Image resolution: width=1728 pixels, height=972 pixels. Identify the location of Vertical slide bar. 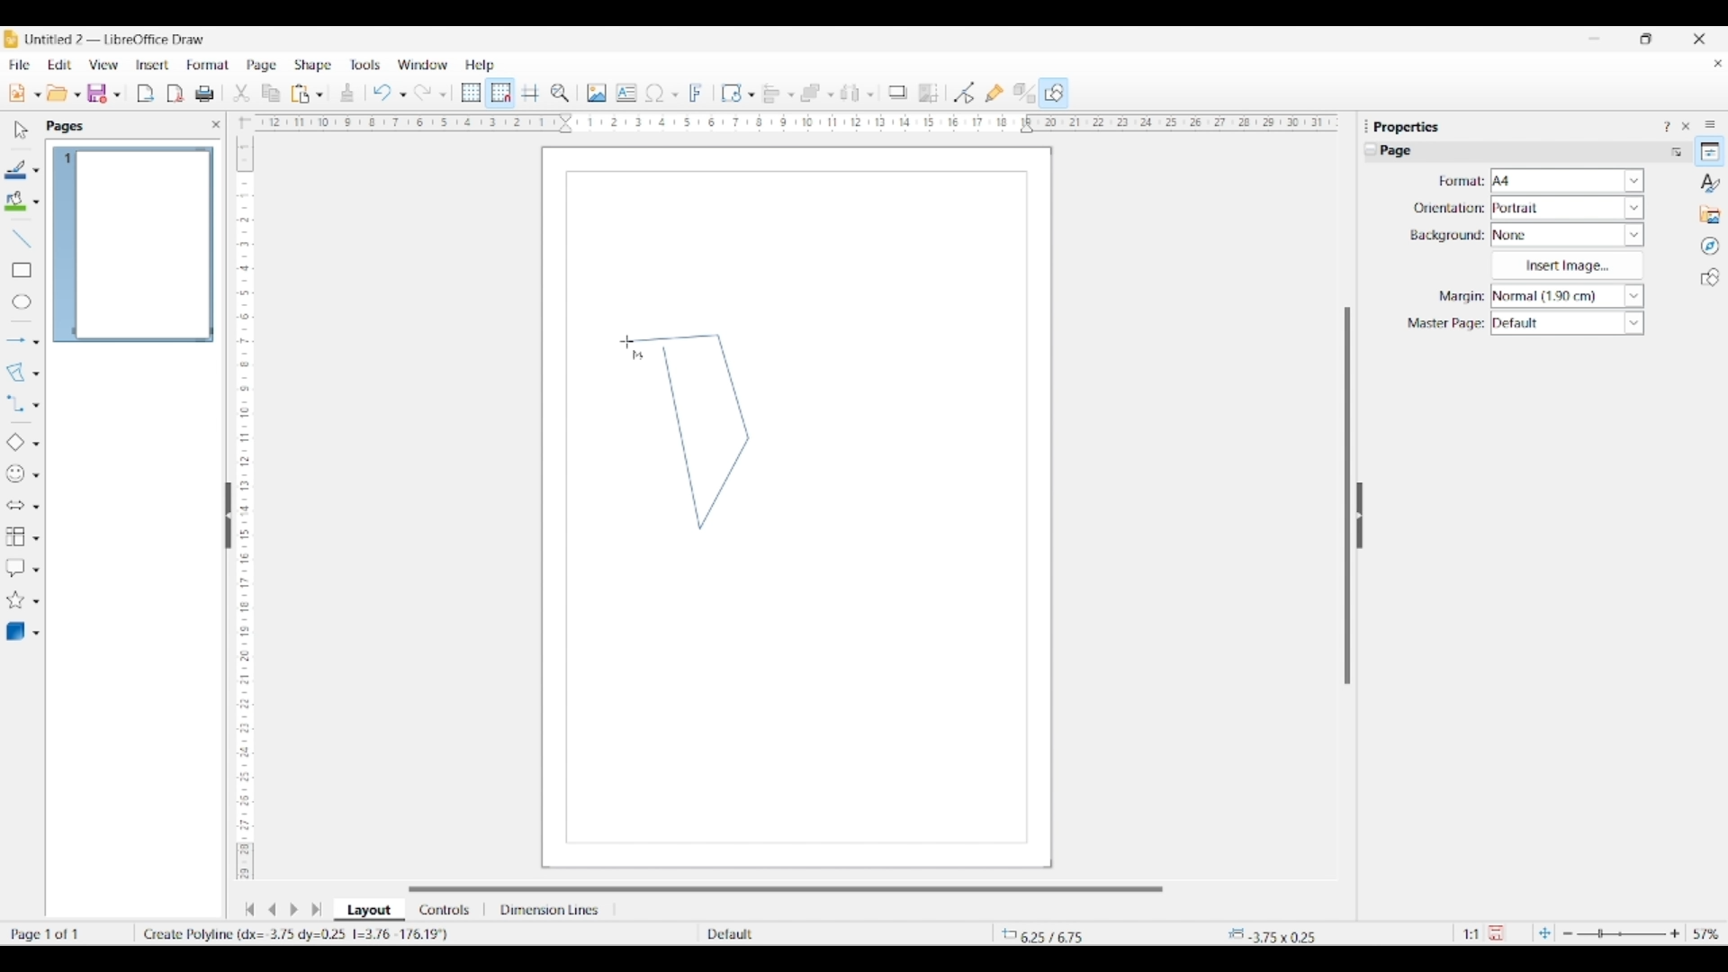
(1347, 496).